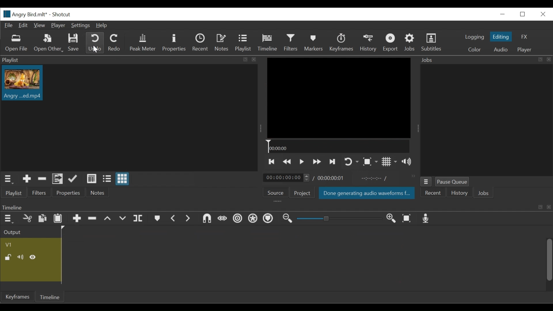  Describe the element at coordinates (39, 25) in the screenshot. I see `View` at that location.